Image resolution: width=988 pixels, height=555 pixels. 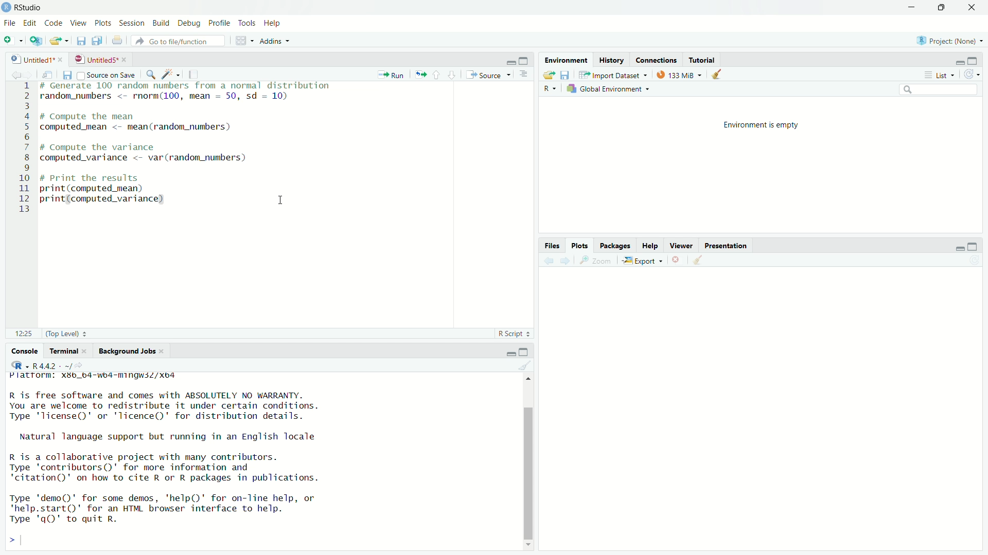 What do you see at coordinates (548, 261) in the screenshot?
I see `previous plot` at bounding box center [548, 261].